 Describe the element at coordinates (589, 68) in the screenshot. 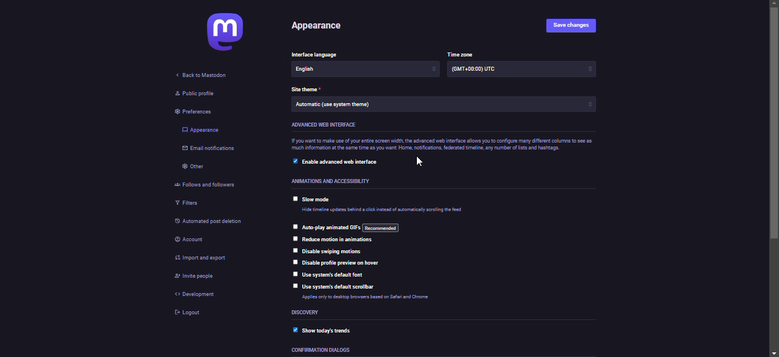

I see `increase/decrease arrows` at that location.